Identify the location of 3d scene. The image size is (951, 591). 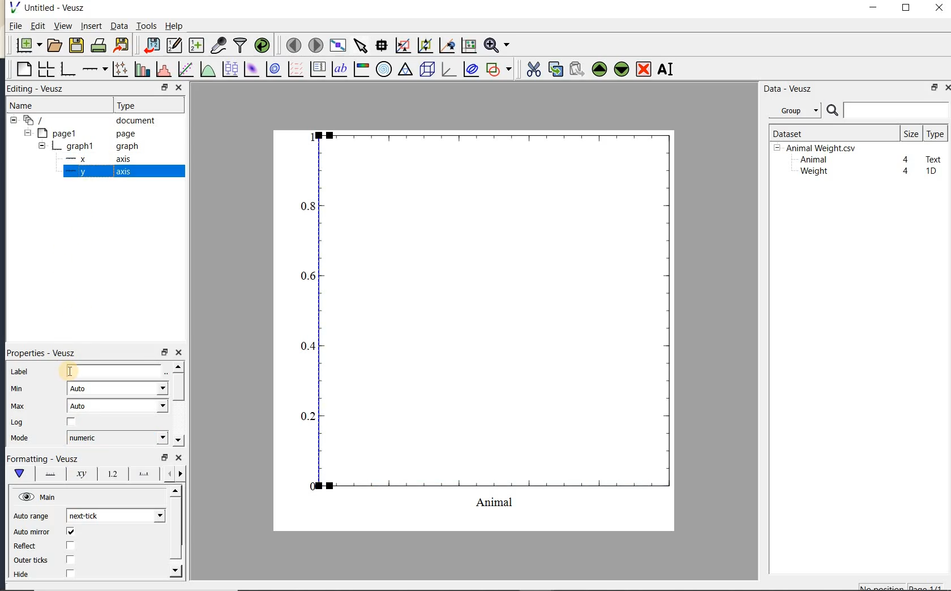
(426, 70).